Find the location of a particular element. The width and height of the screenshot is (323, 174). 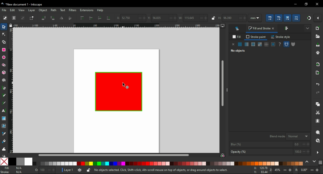

logo is located at coordinates (3, 4).